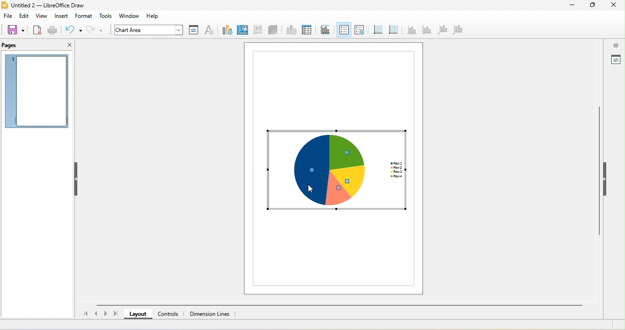 The width and height of the screenshot is (625, 330). Describe the element at coordinates (16, 30) in the screenshot. I see `save` at that location.